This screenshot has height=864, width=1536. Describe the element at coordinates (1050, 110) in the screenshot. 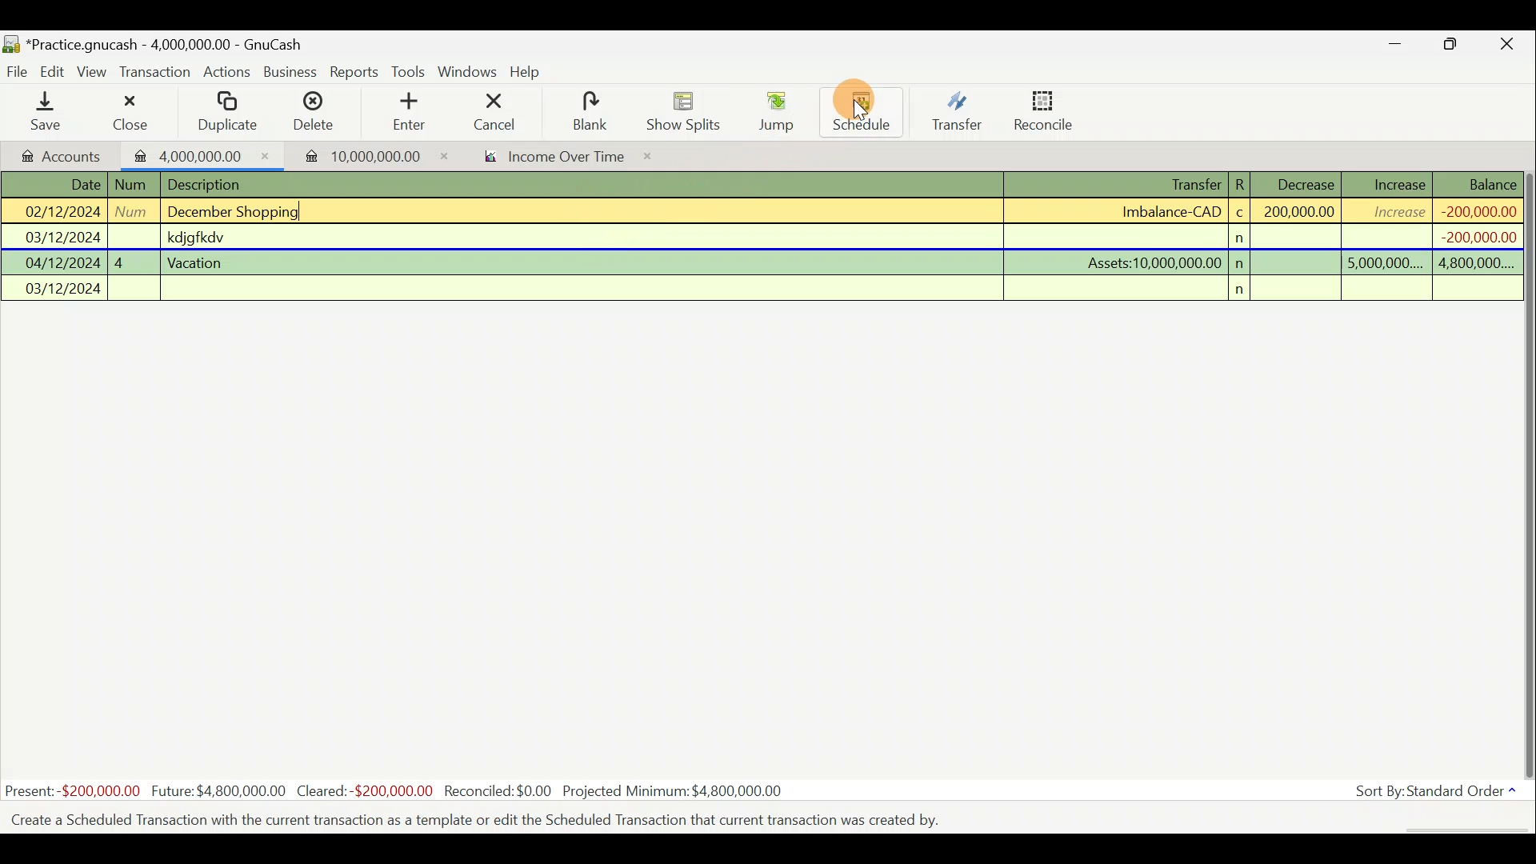

I see `Reconcile` at that location.